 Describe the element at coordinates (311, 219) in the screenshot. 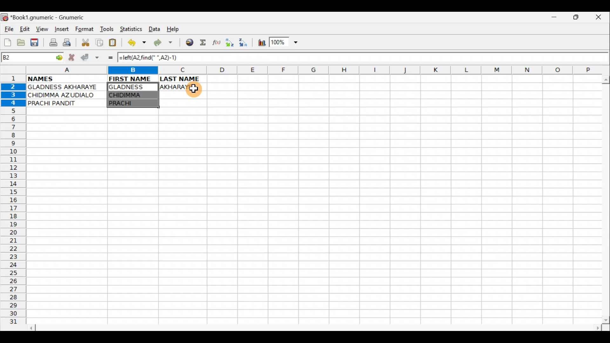

I see `Cells` at that location.